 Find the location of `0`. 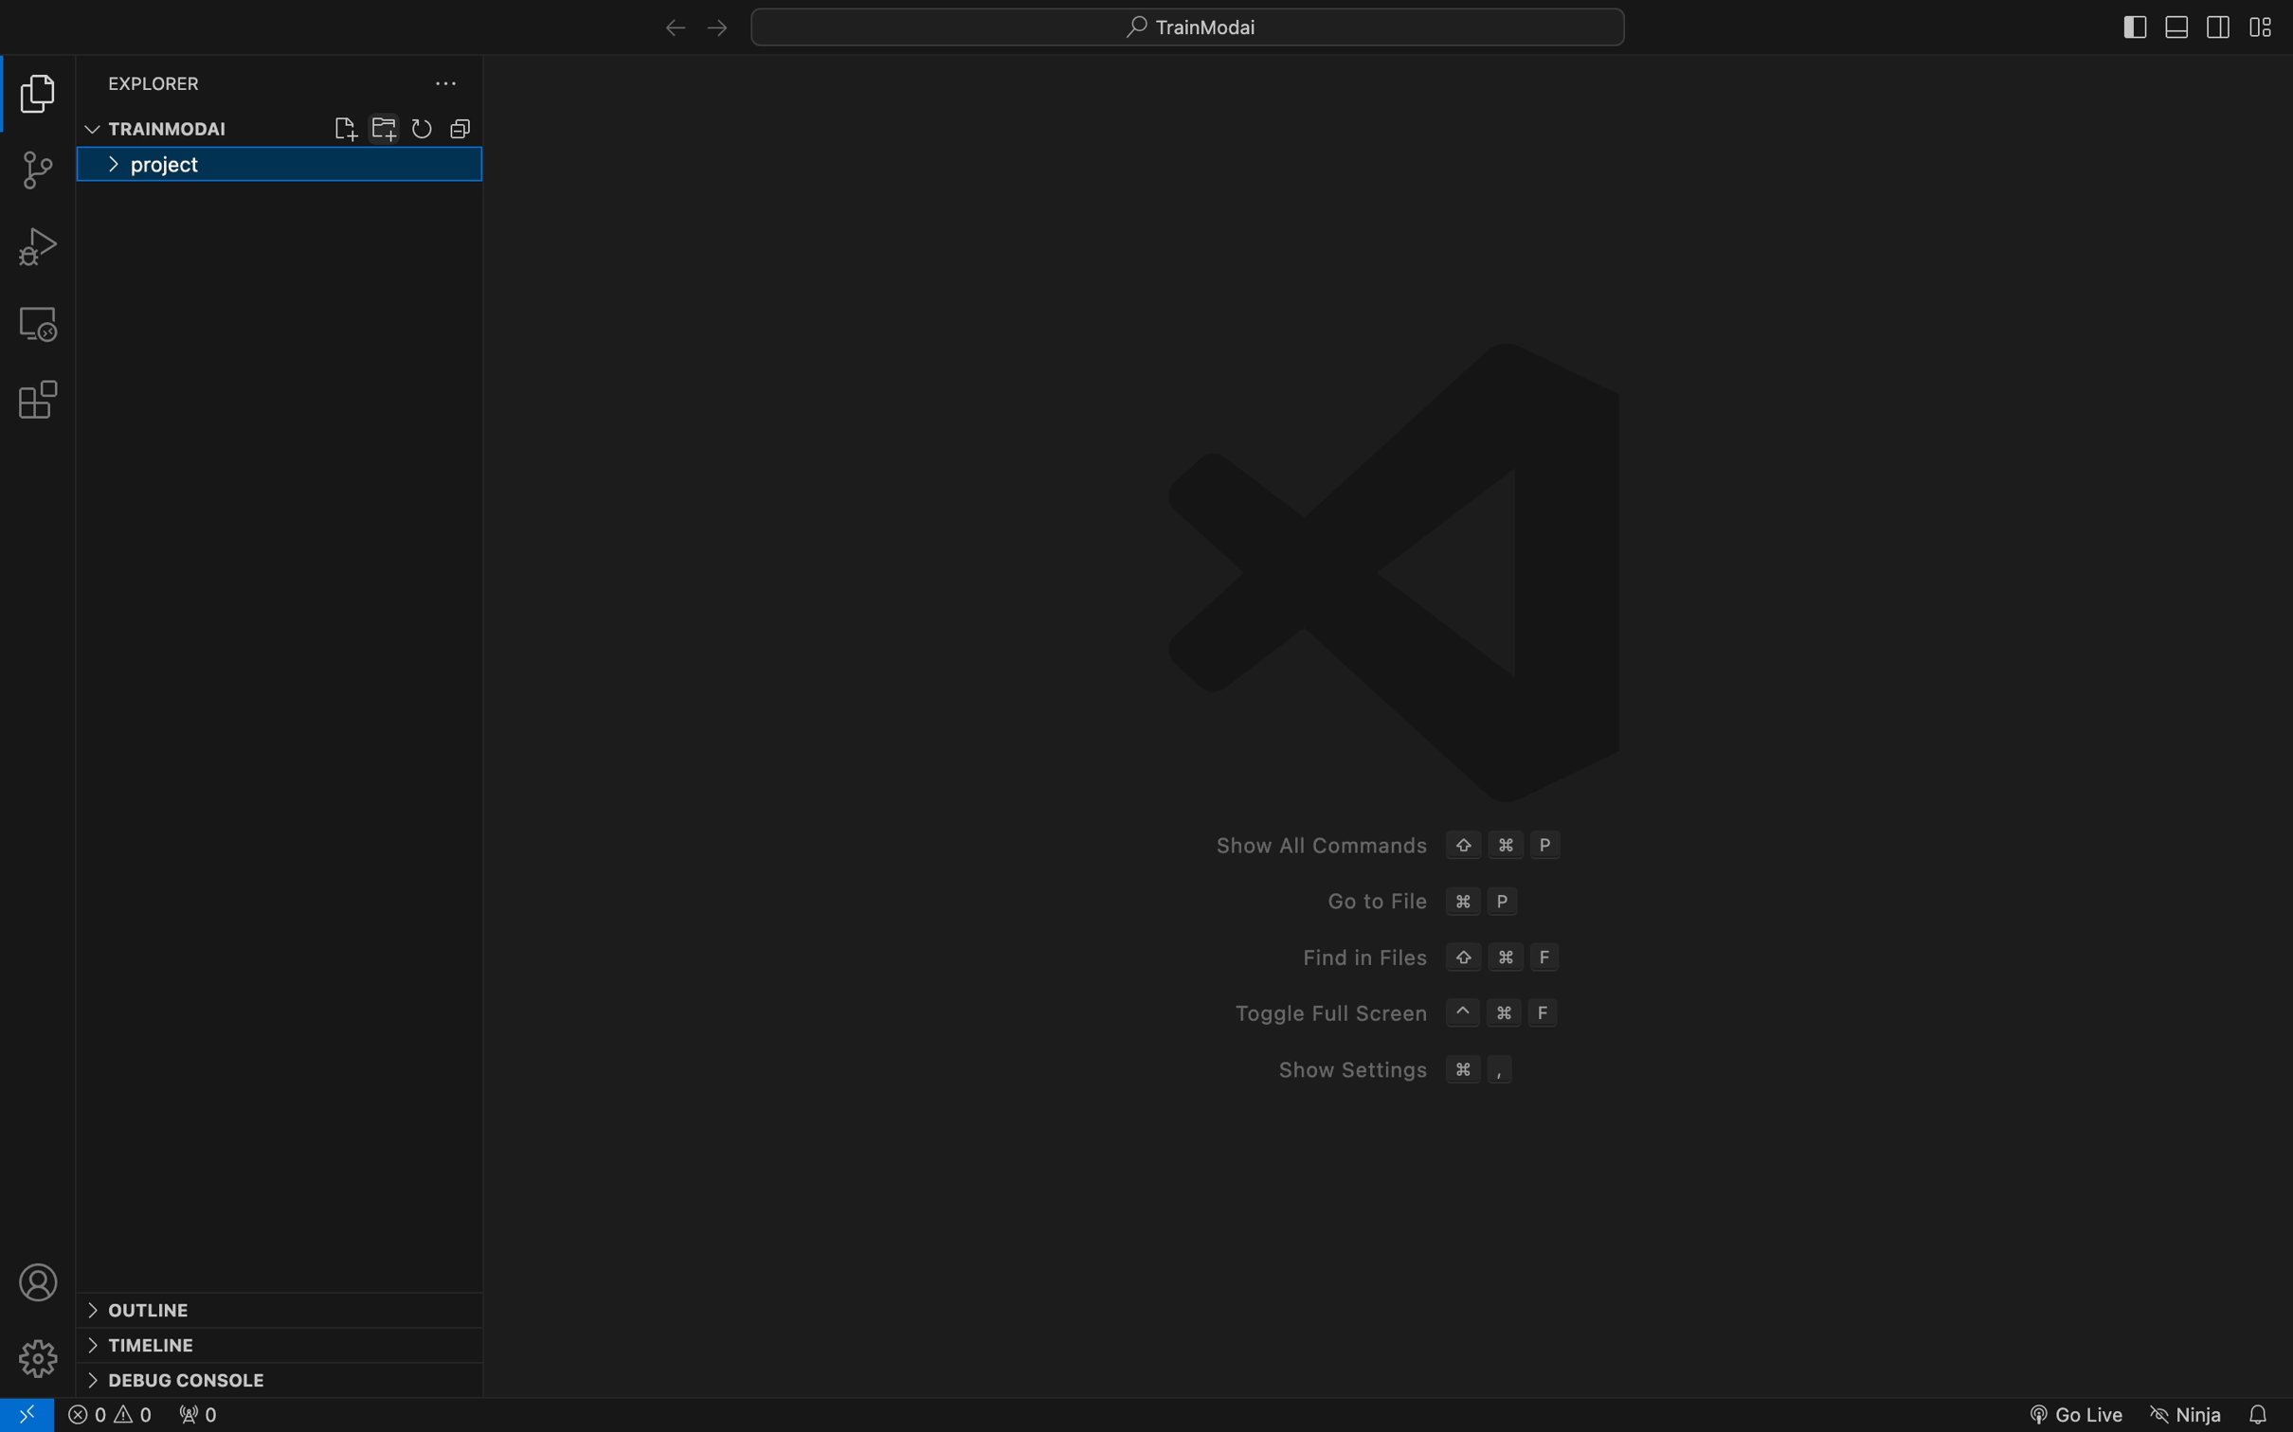

0 is located at coordinates (110, 1416).